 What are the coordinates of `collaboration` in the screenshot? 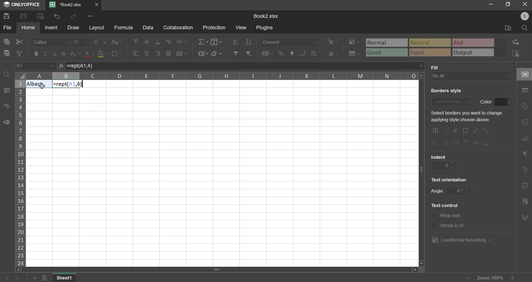 It's located at (179, 28).